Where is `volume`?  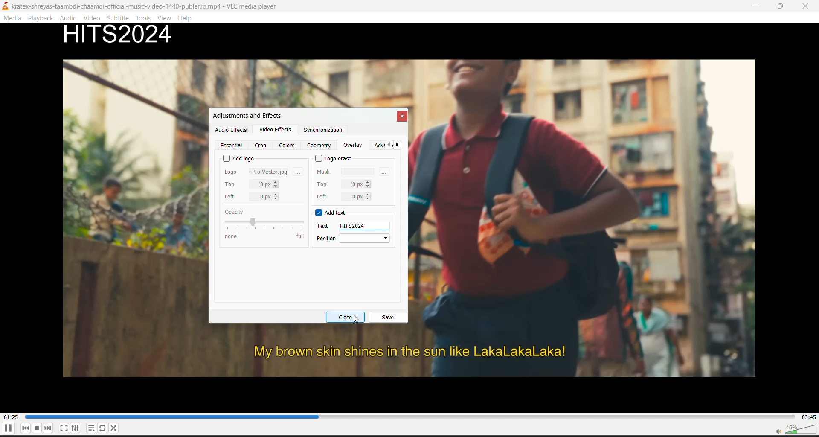 volume is located at coordinates (793, 429).